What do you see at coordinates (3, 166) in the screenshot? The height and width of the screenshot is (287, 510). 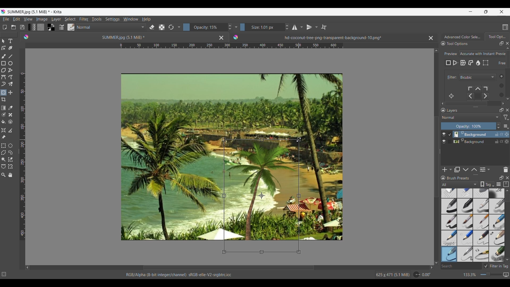 I see `Bezier curve selection tool` at bounding box center [3, 166].